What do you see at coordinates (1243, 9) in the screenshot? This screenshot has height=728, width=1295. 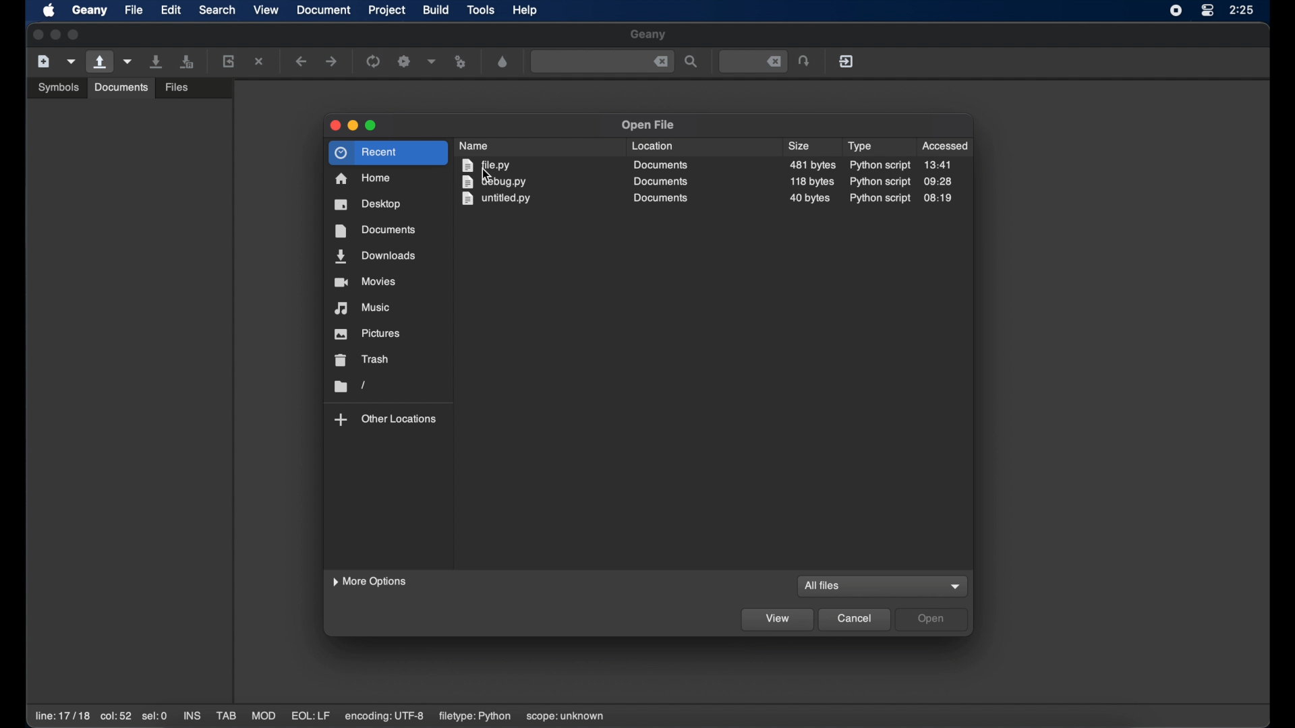 I see `time` at bounding box center [1243, 9].